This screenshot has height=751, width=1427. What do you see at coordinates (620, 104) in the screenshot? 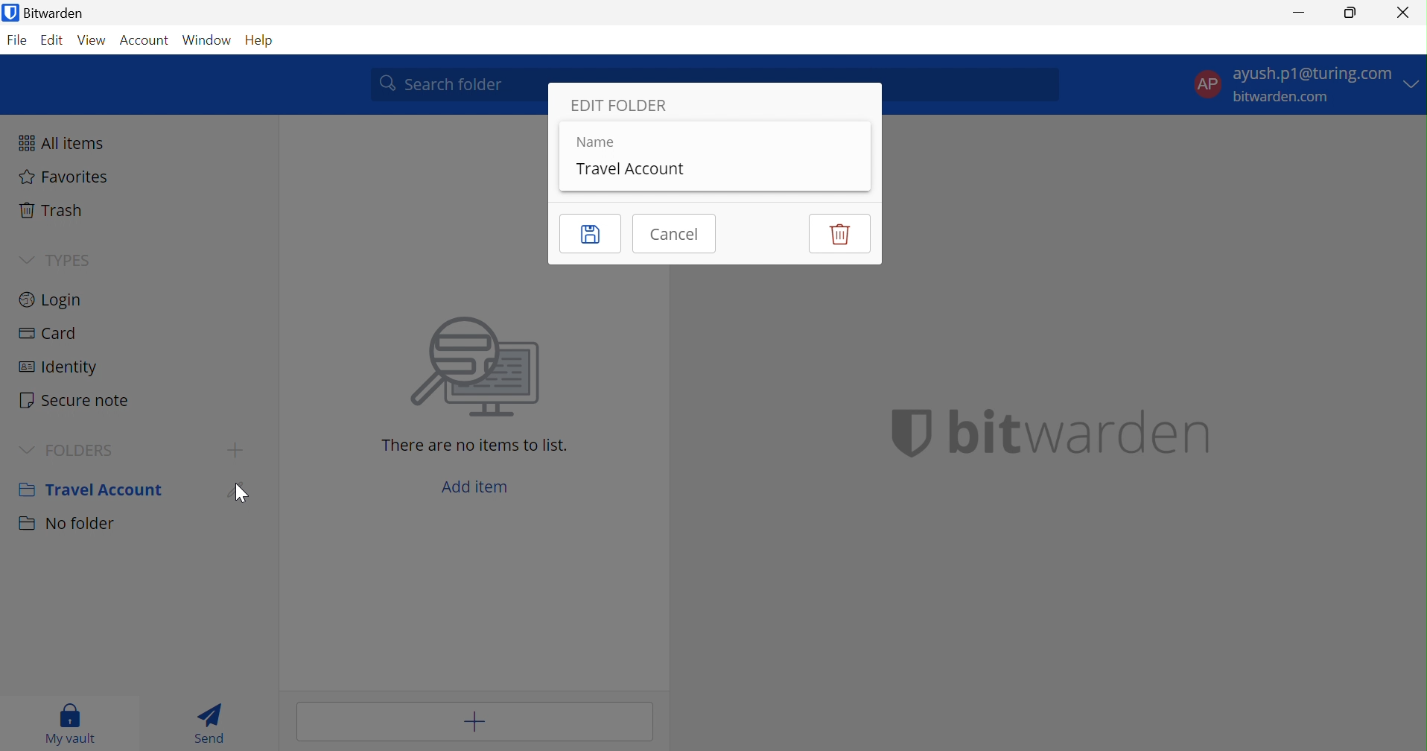
I see `EDIT FOLDER` at bounding box center [620, 104].